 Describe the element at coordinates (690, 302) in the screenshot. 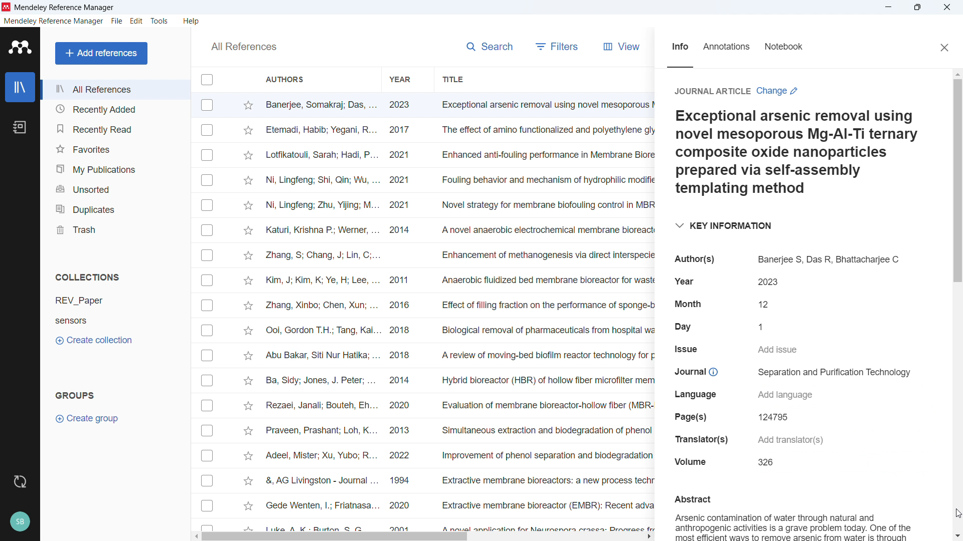

I see `month` at that location.